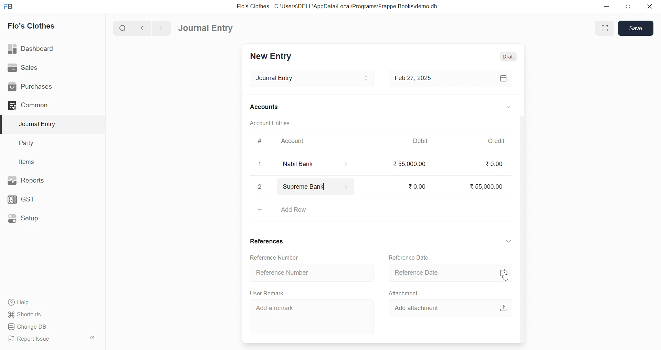 This screenshot has height=350, width=661. Describe the element at coordinates (266, 293) in the screenshot. I see `User Remark` at that location.